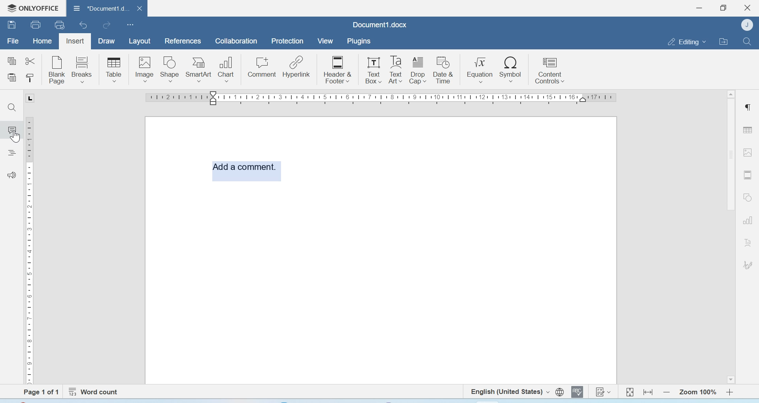 The image size is (759, 403). What do you see at coordinates (372, 70) in the screenshot?
I see `Text Box` at bounding box center [372, 70].